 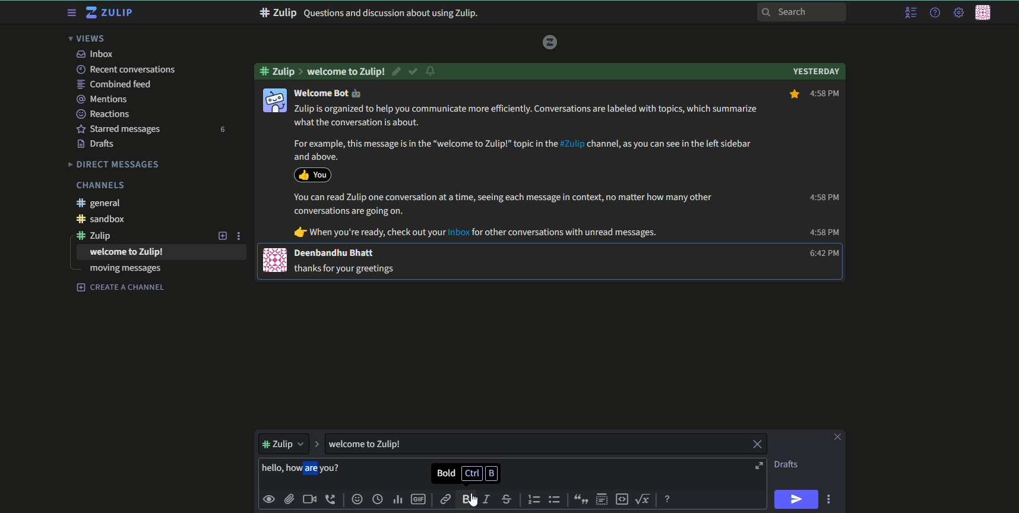 I want to click on close, so click(x=756, y=445).